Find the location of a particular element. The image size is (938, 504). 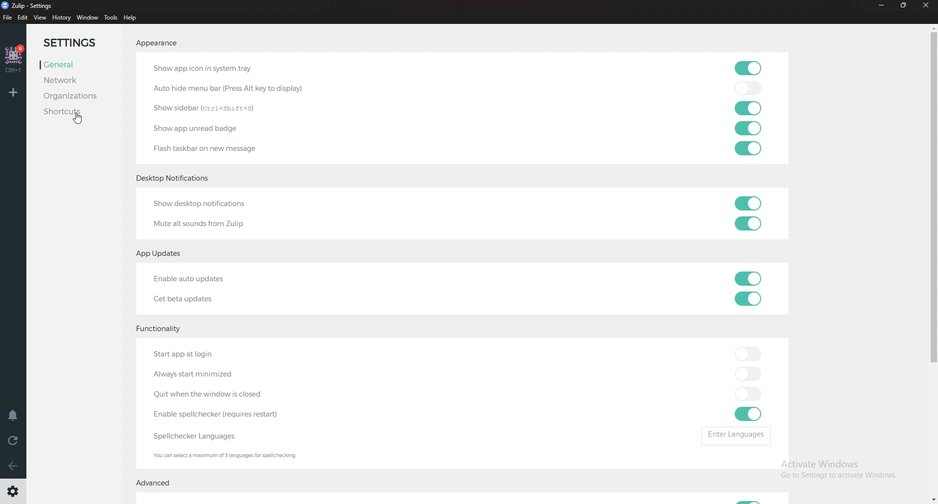

Appearance is located at coordinates (157, 43).